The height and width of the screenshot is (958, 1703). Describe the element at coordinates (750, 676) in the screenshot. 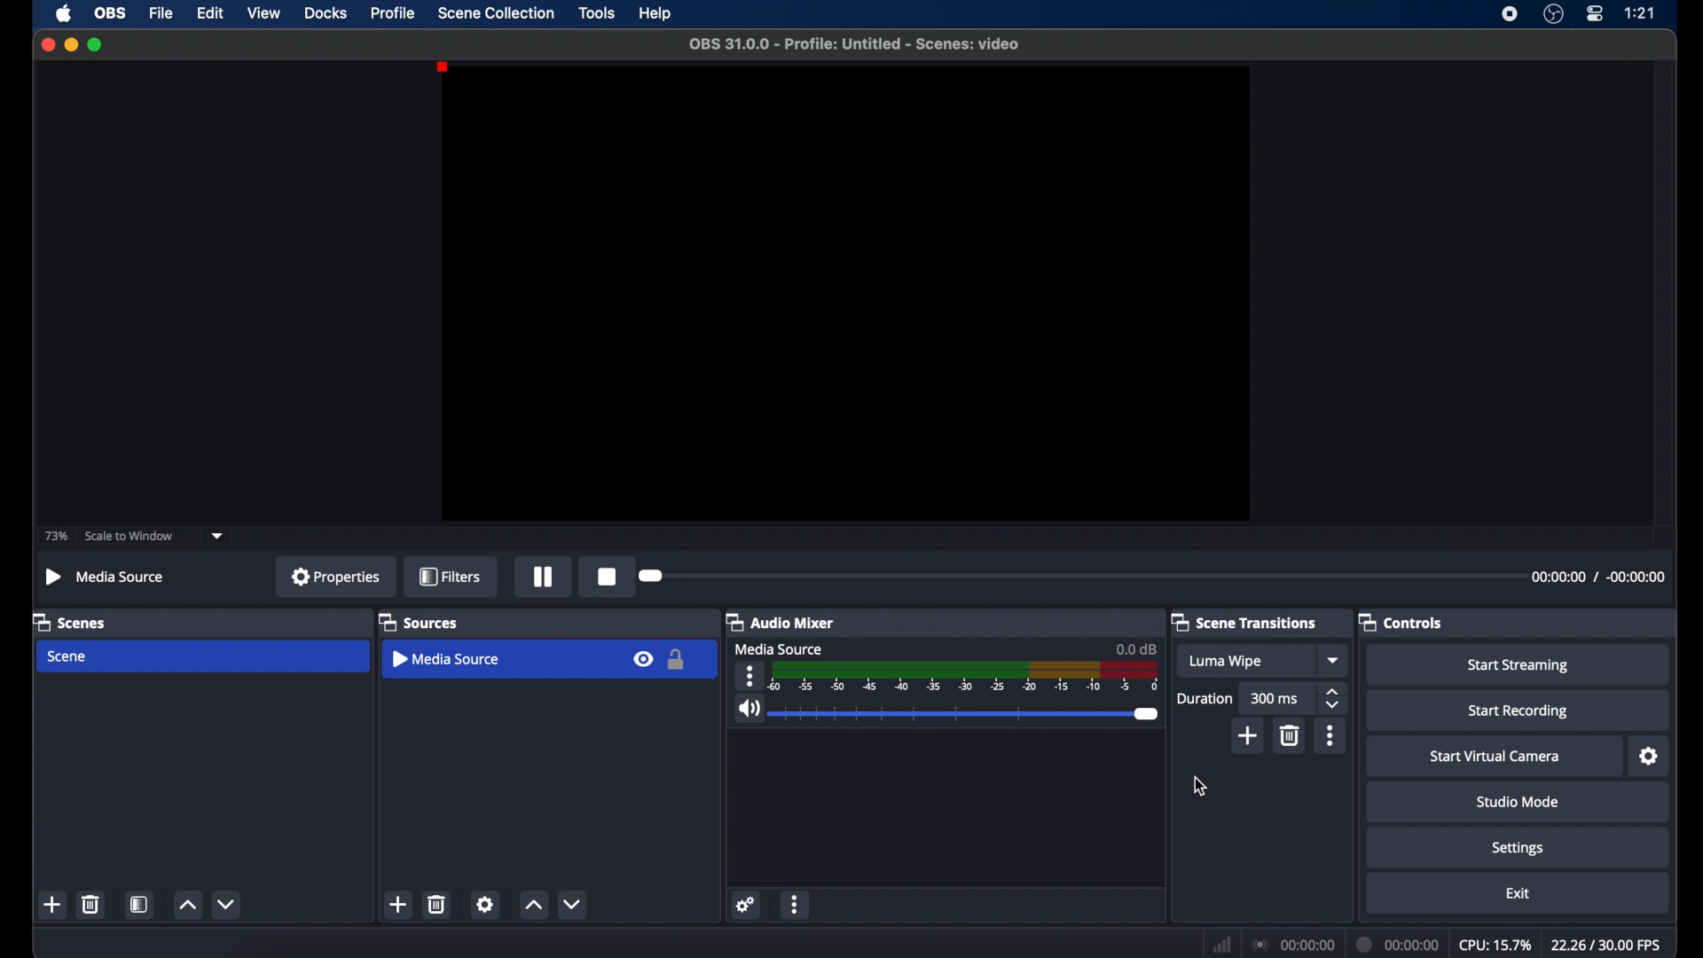

I see `more options` at that location.